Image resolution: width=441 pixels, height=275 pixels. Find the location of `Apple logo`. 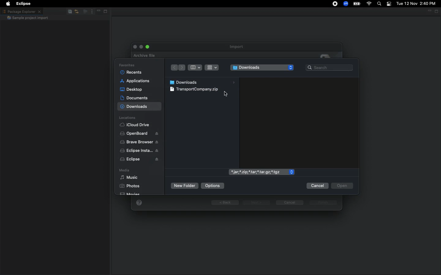

Apple logo is located at coordinates (8, 3).